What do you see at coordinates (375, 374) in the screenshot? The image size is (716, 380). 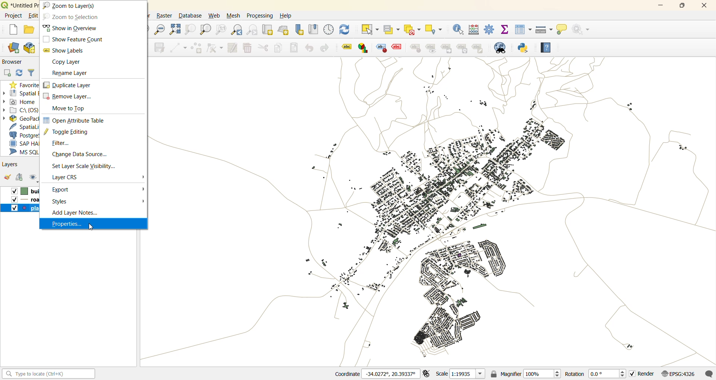 I see `coordinates` at bounding box center [375, 374].